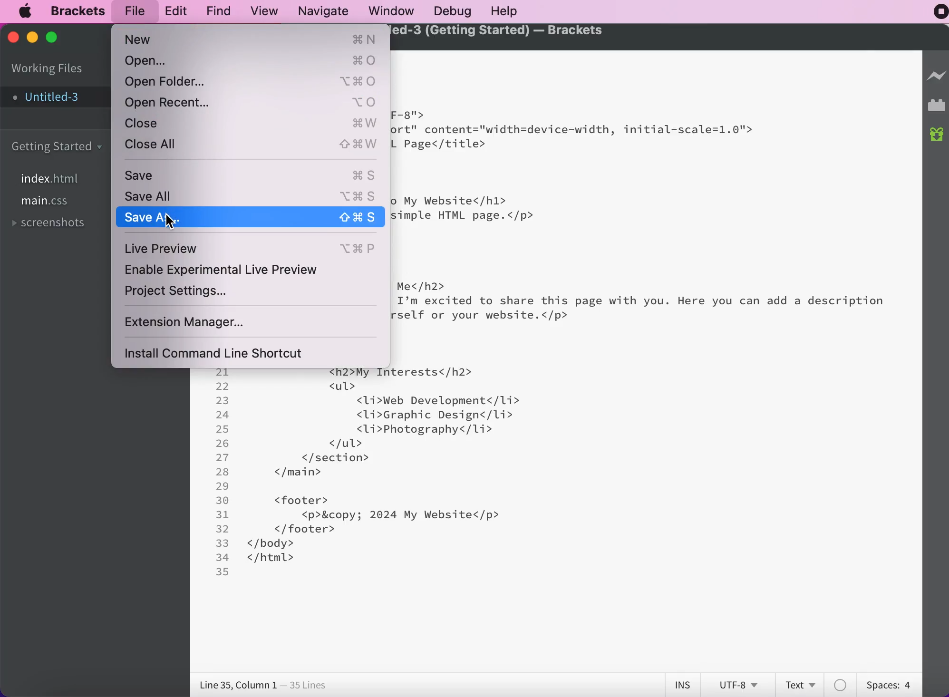 This screenshot has height=697, width=949. Describe the element at coordinates (189, 293) in the screenshot. I see `project settings` at that location.